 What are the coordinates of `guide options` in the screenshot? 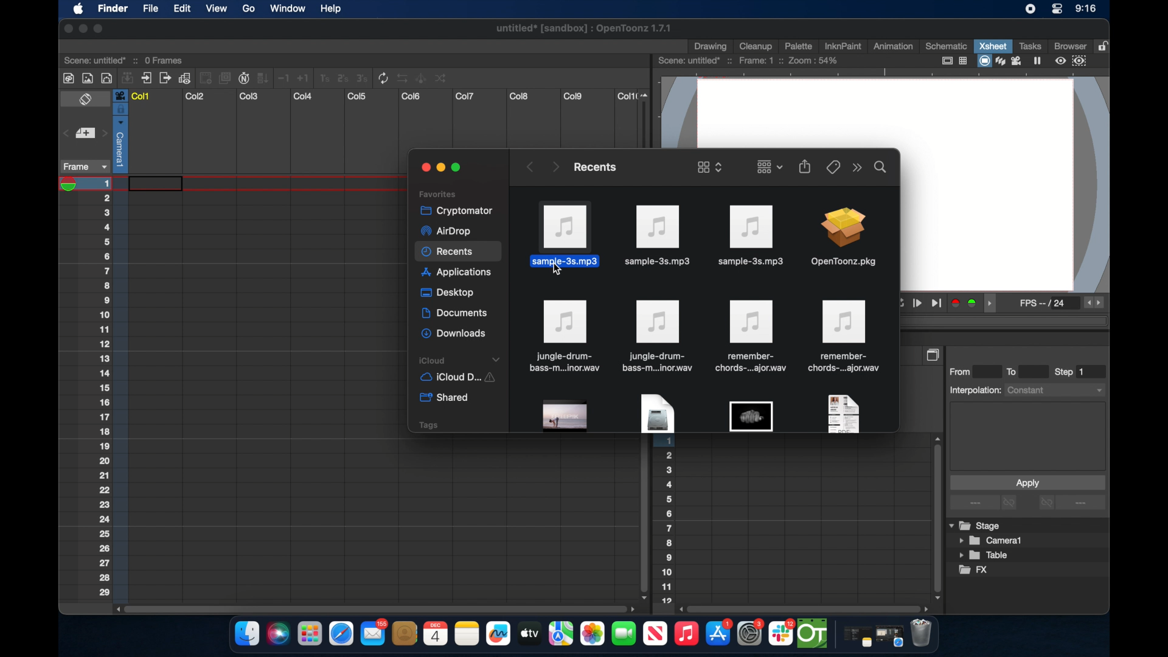 It's located at (953, 61).